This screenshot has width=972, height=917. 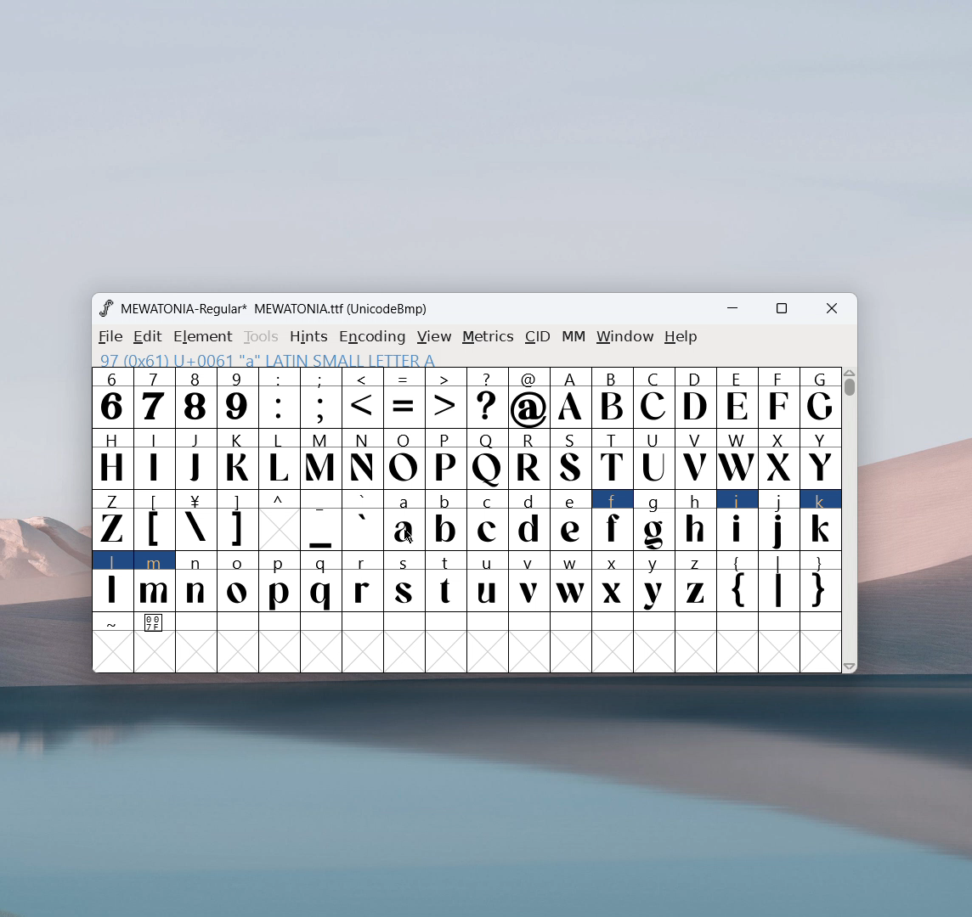 What do you see at coordinates (613, 581) in the screenshot?
I see `x` at bounding box center [613, 581].